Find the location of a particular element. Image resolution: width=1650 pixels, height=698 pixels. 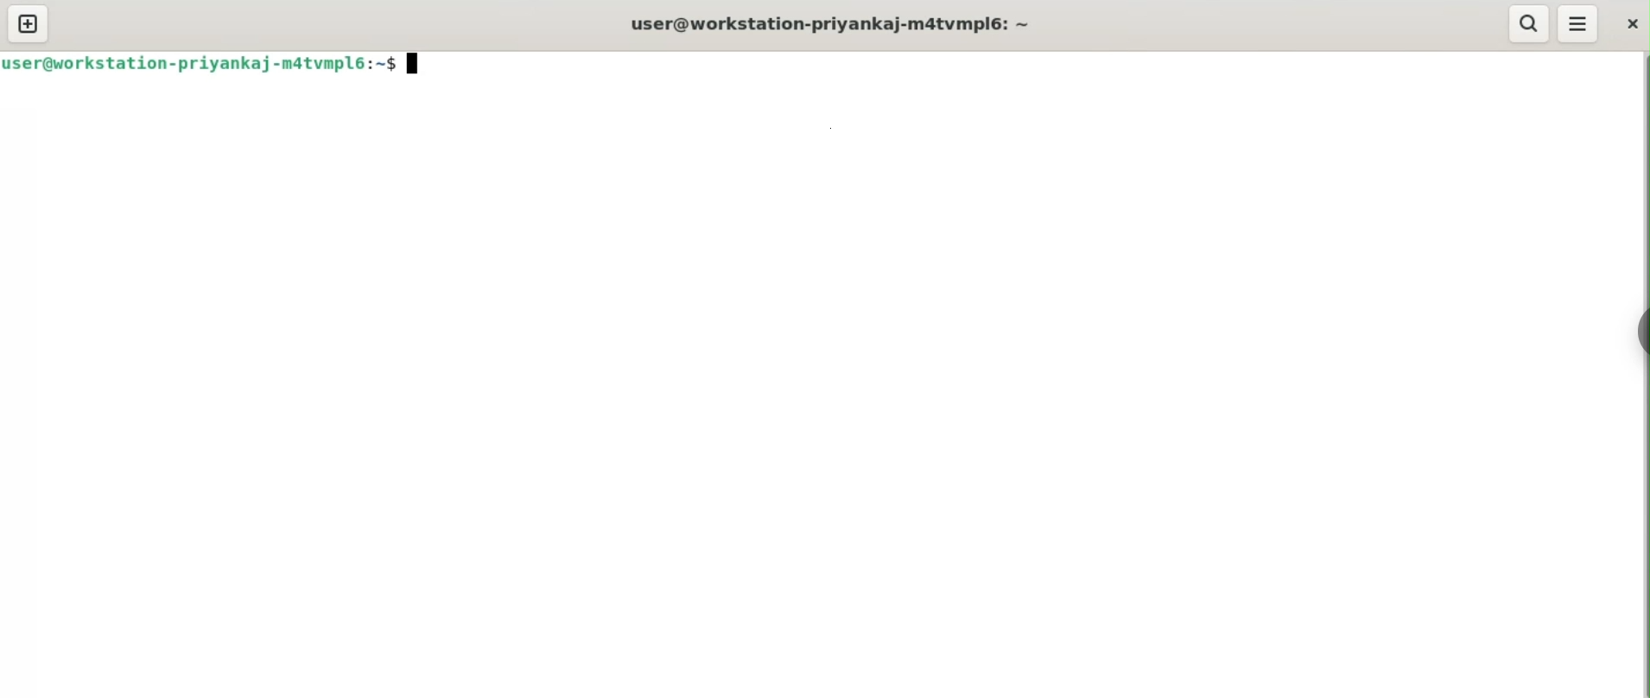

new tab is located at coordinates (27, 24).